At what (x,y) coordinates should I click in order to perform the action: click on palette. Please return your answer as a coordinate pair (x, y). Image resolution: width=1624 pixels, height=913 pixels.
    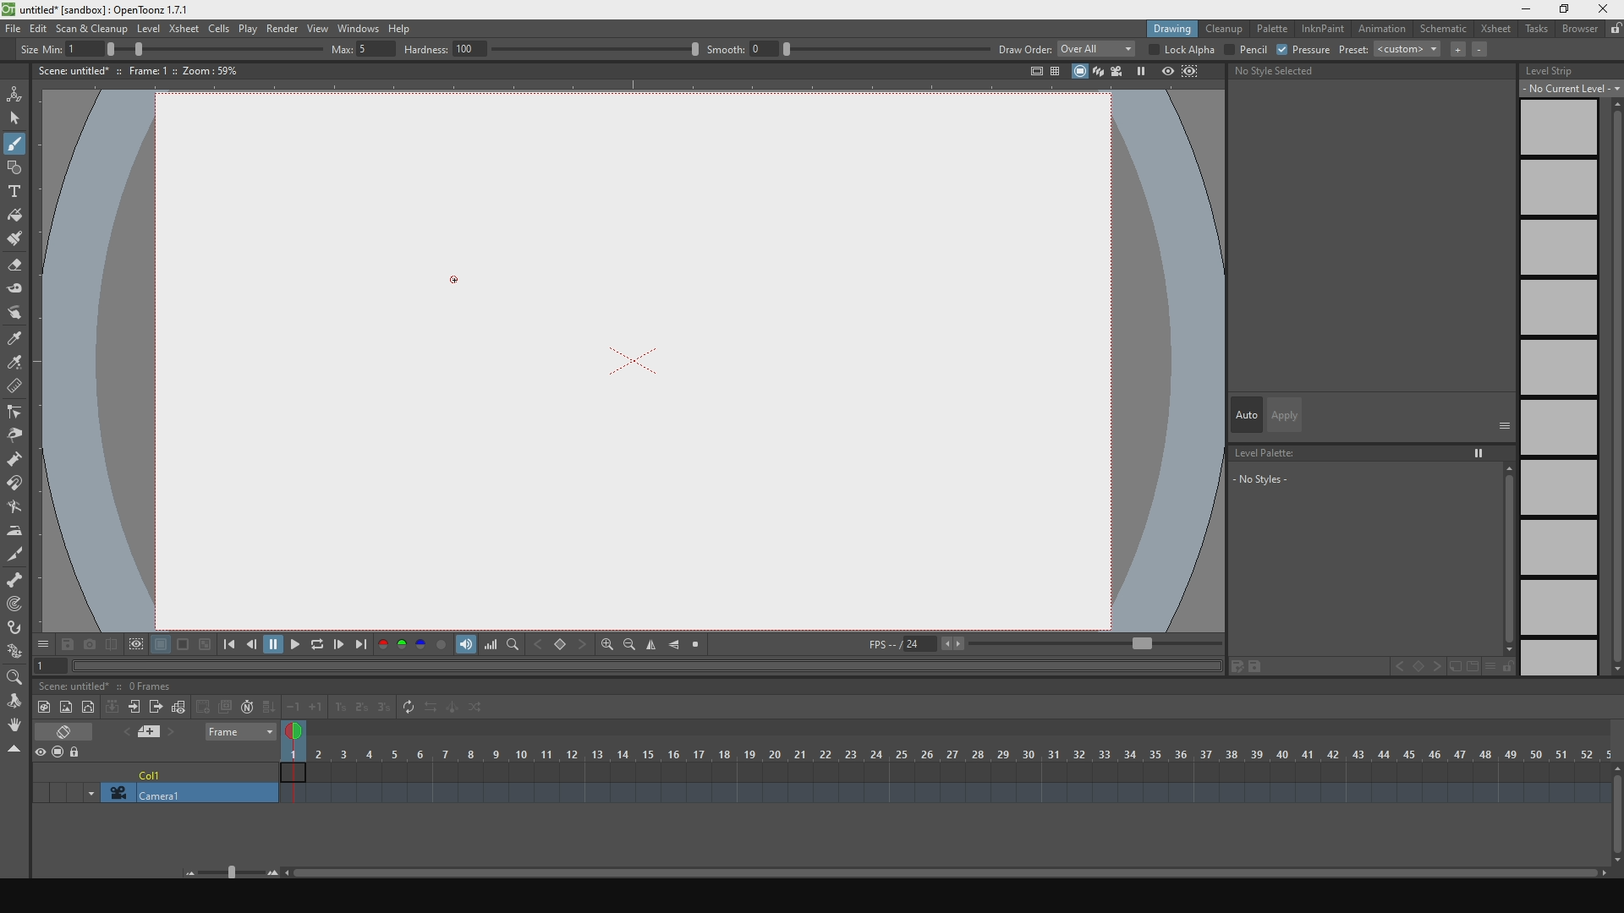
    Looking at the image, I should click on (1273, 30).